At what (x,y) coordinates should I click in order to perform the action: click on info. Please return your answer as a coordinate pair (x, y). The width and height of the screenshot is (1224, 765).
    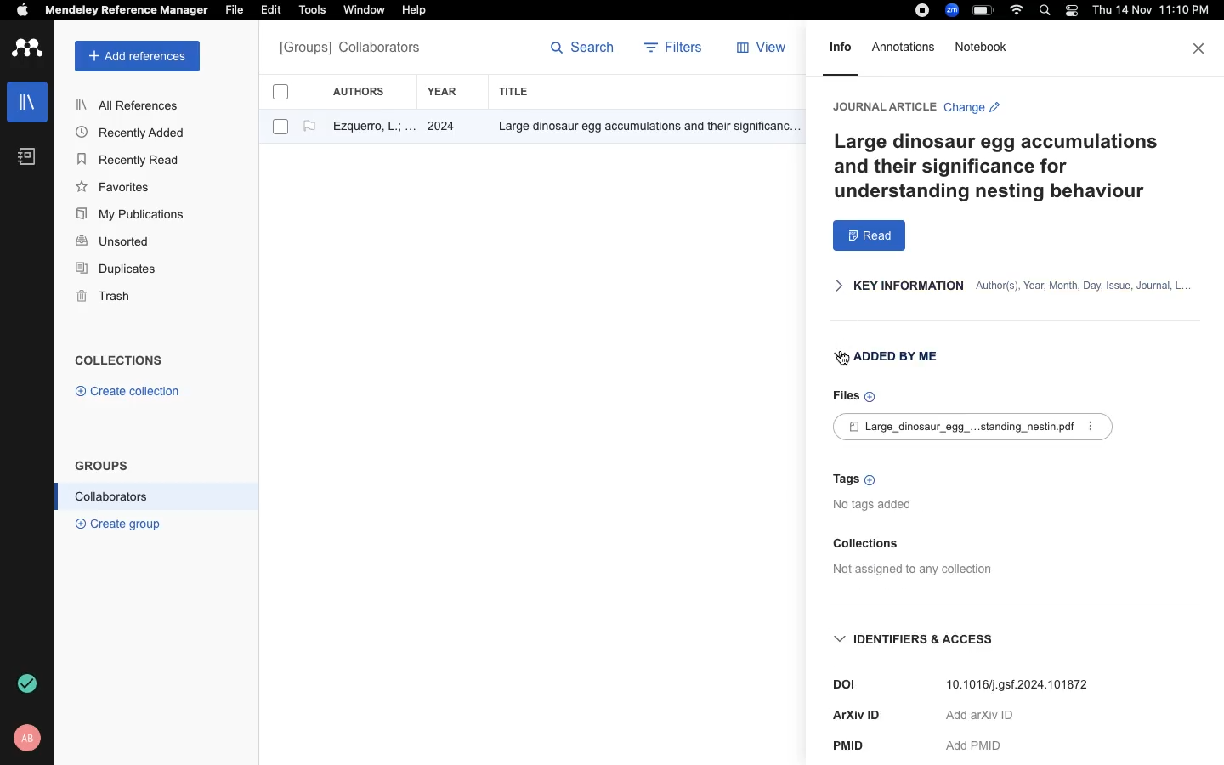
    Looking at the image, I should click on (841, 53).